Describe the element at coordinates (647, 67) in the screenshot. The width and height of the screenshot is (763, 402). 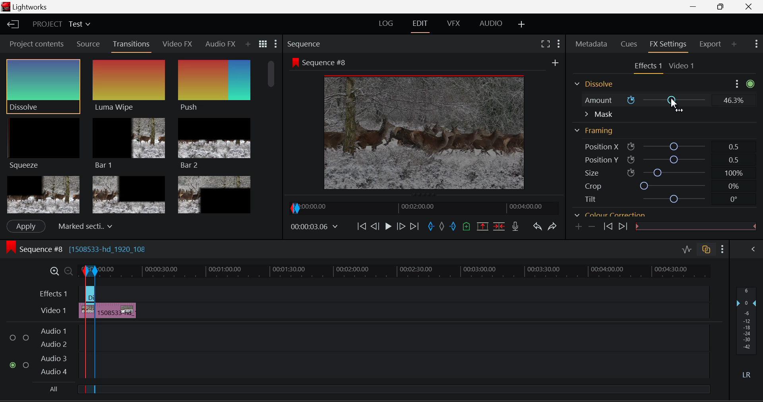
I see `Effects Settings` at that location.